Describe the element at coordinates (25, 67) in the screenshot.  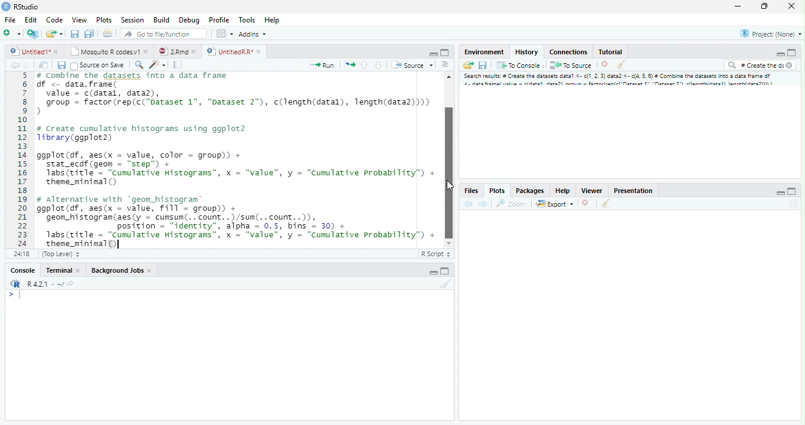
I see `Next` at that location.